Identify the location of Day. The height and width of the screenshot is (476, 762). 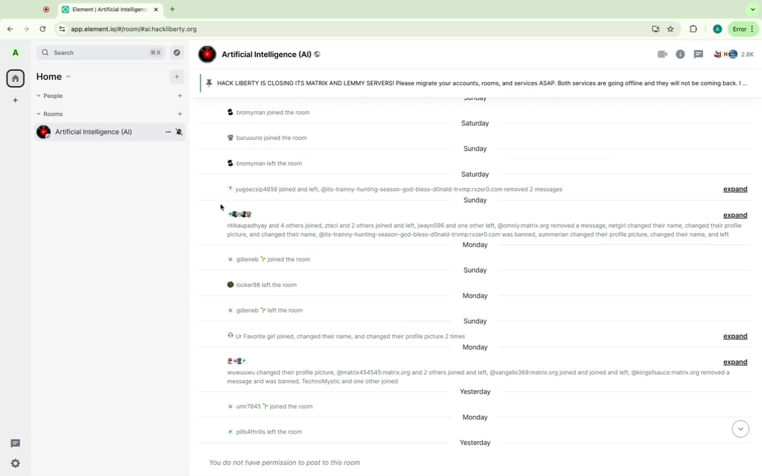
(474, 444).